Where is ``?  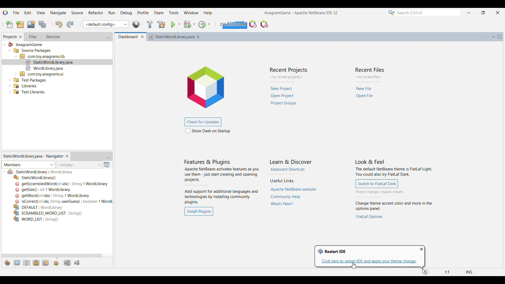  is located at coordinates (50, 61).